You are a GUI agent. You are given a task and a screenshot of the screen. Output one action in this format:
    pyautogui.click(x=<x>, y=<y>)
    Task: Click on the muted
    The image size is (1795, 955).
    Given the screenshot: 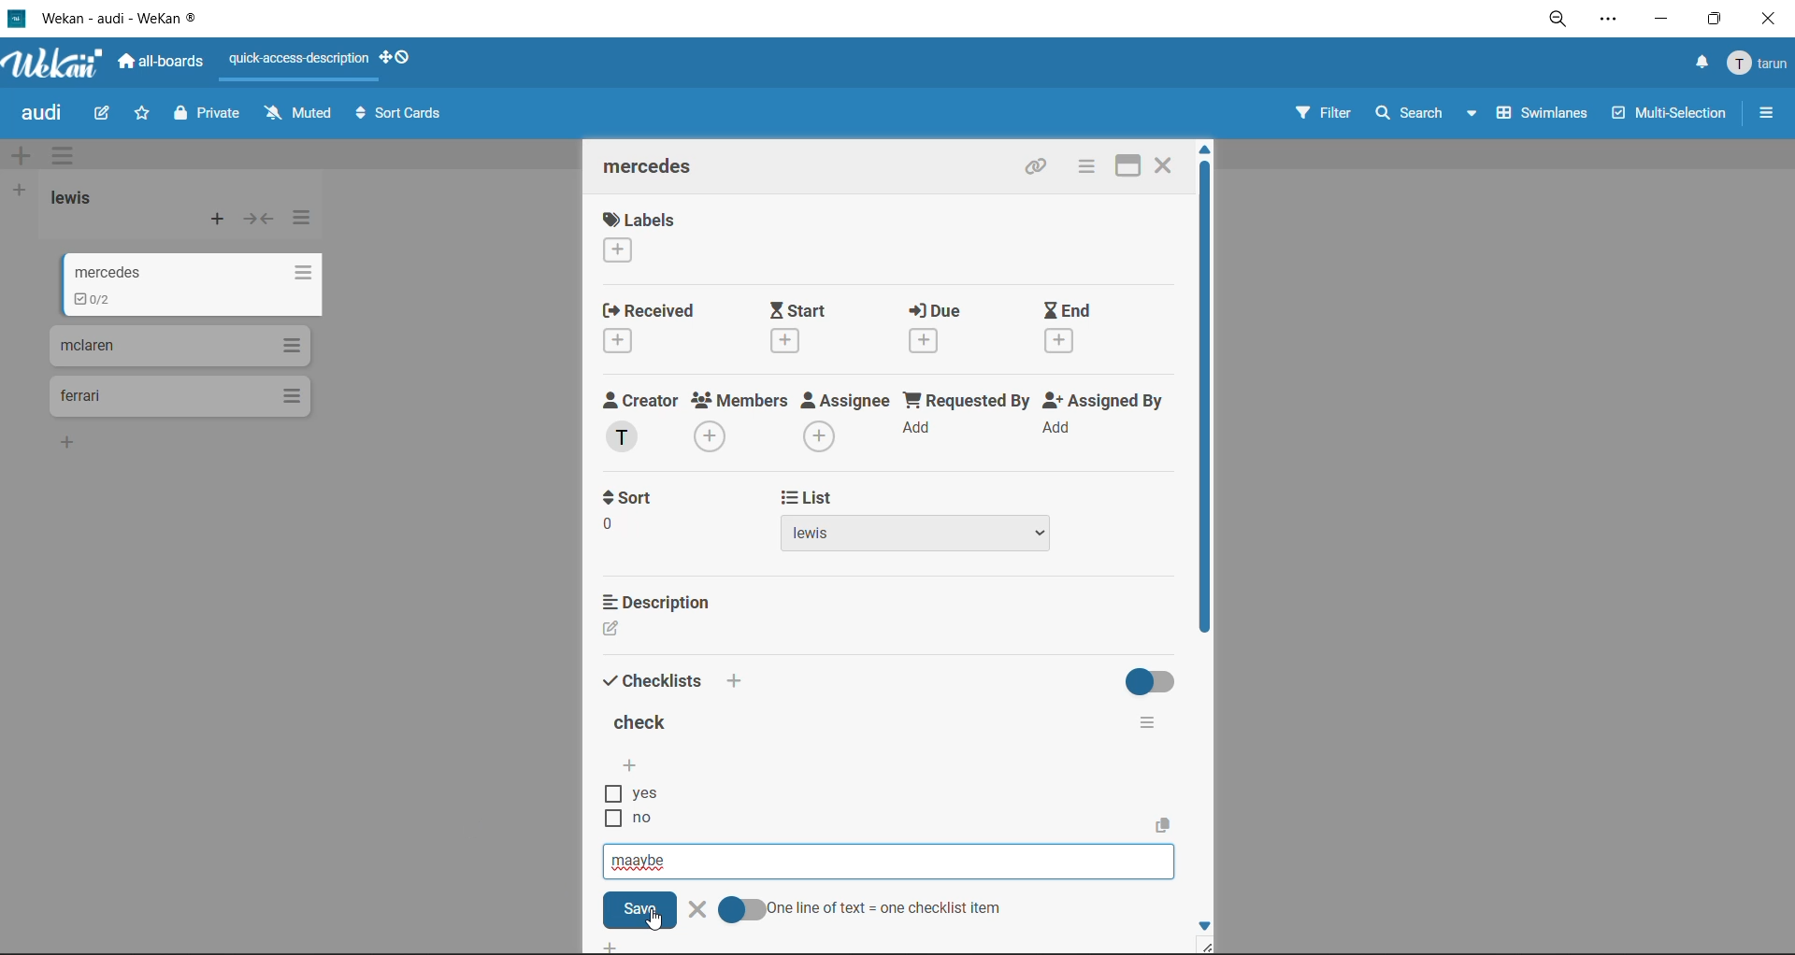 What is the action you would take?
    pyautogui.click(x=297, y=112)
    